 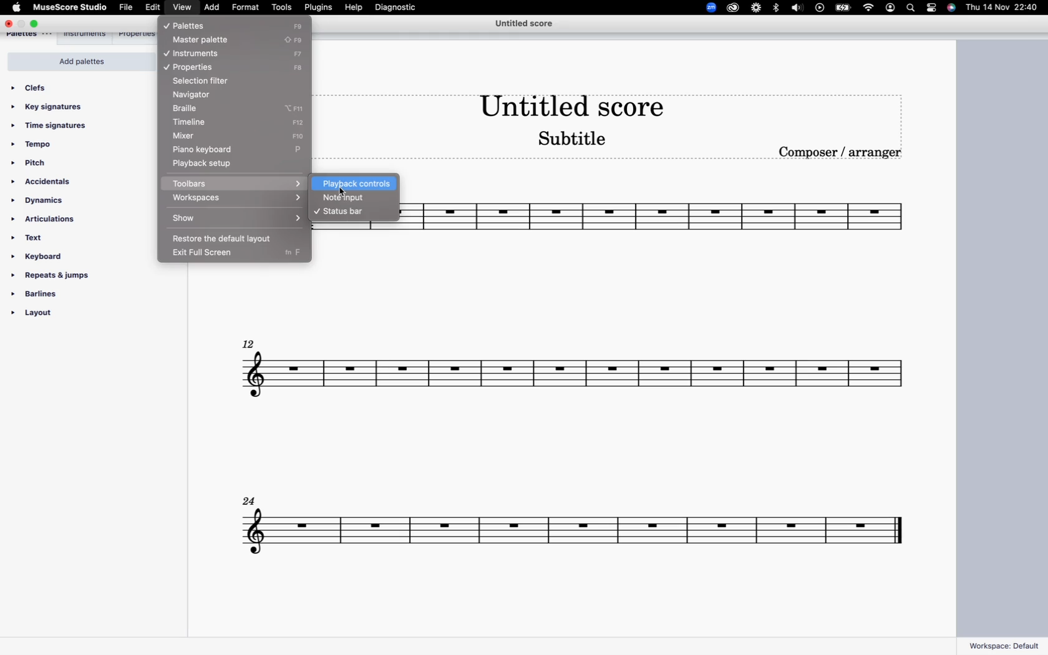 What do you see at coordinates (53, 276) in the screenshot?
I see `repeats & jumps` at bounding box center [53, 276].